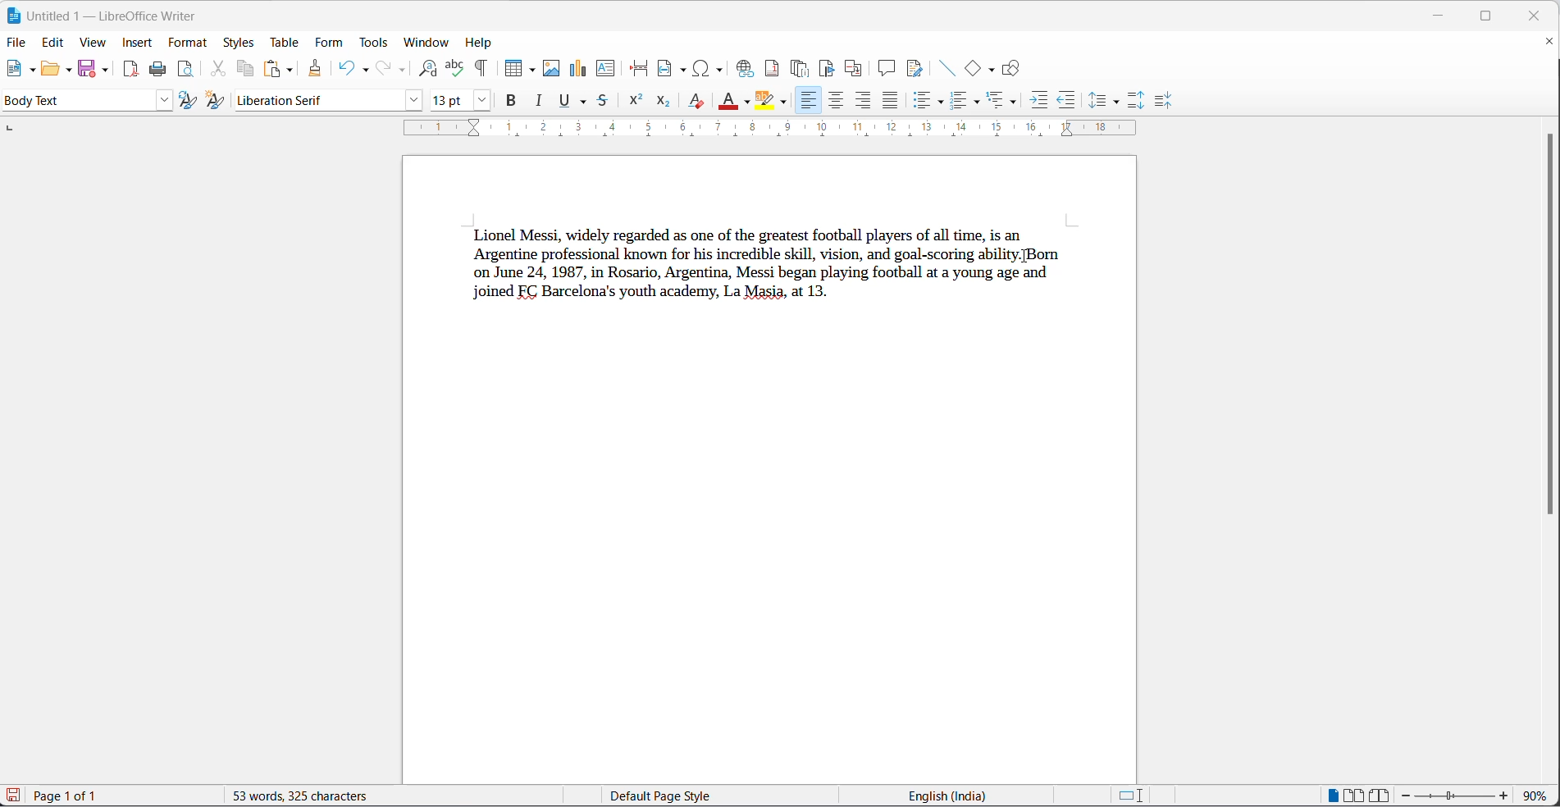 The height and width of the screenshot is (807, 1560). What do you see at coordinates (1138, 102) in the screenshot?
I see `increase paragraph spacing` at bounding box center [1138, 102].